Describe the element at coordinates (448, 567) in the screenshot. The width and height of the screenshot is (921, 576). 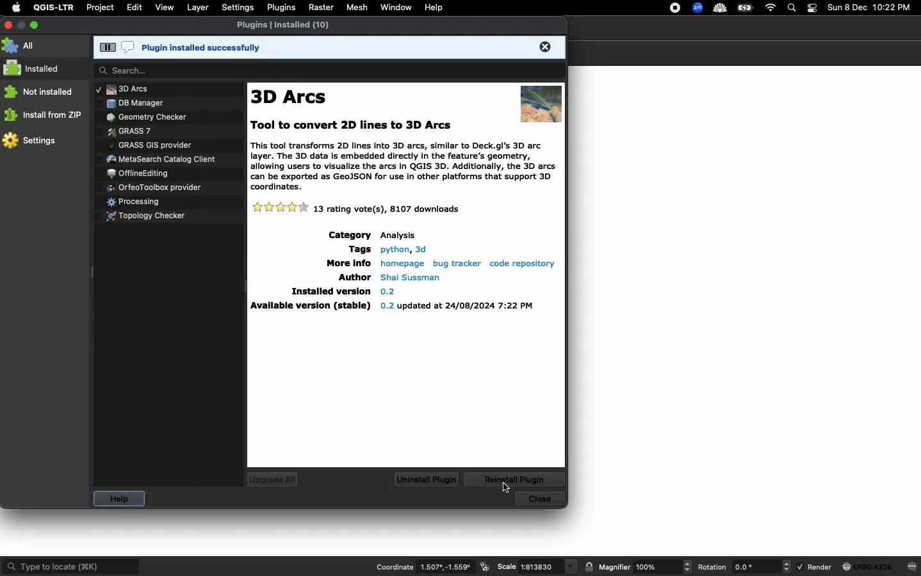
I see `Coordinates` at that location.